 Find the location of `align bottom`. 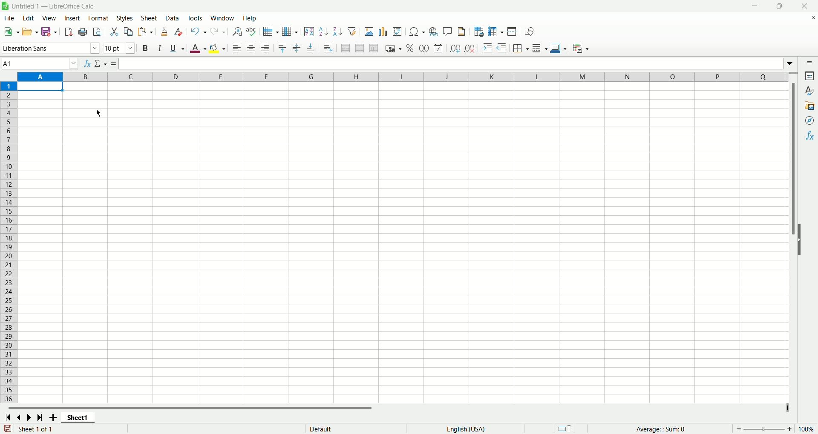

align bottom is located at coordinates (311, 50).